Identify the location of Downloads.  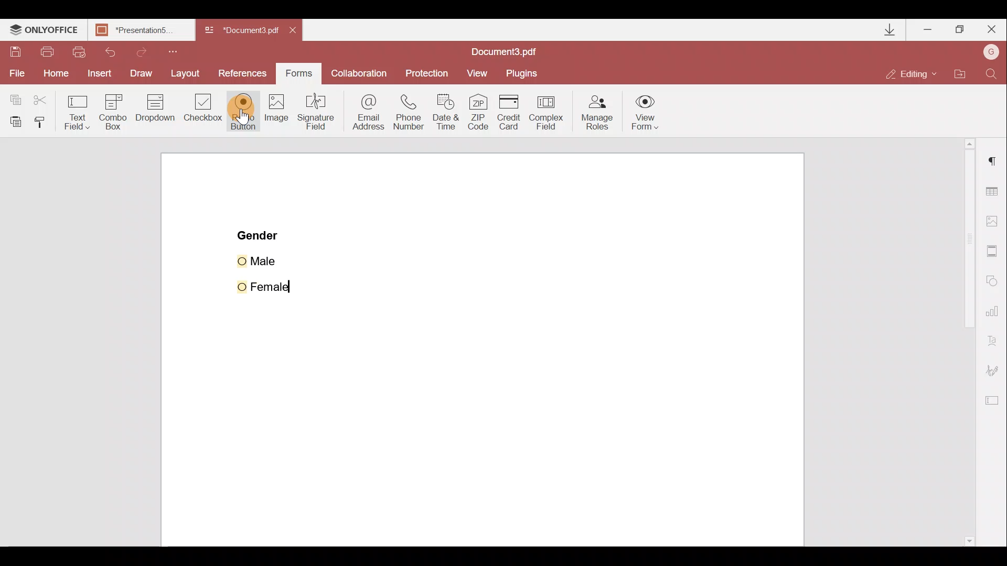
(884, 28).